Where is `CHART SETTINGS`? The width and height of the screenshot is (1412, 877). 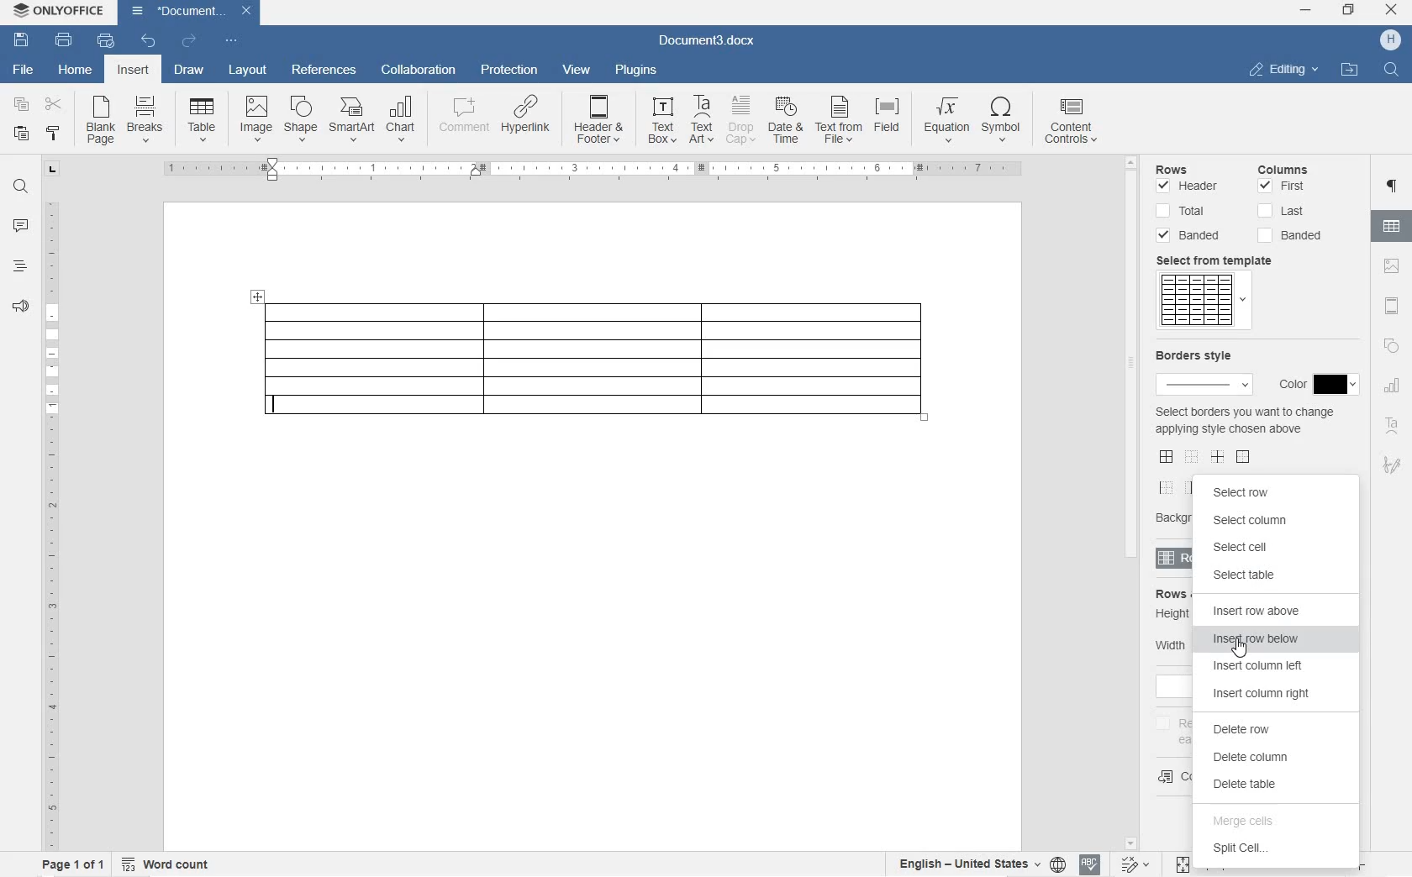 CHART SETTINGS is located at coordinates (1392, 388).